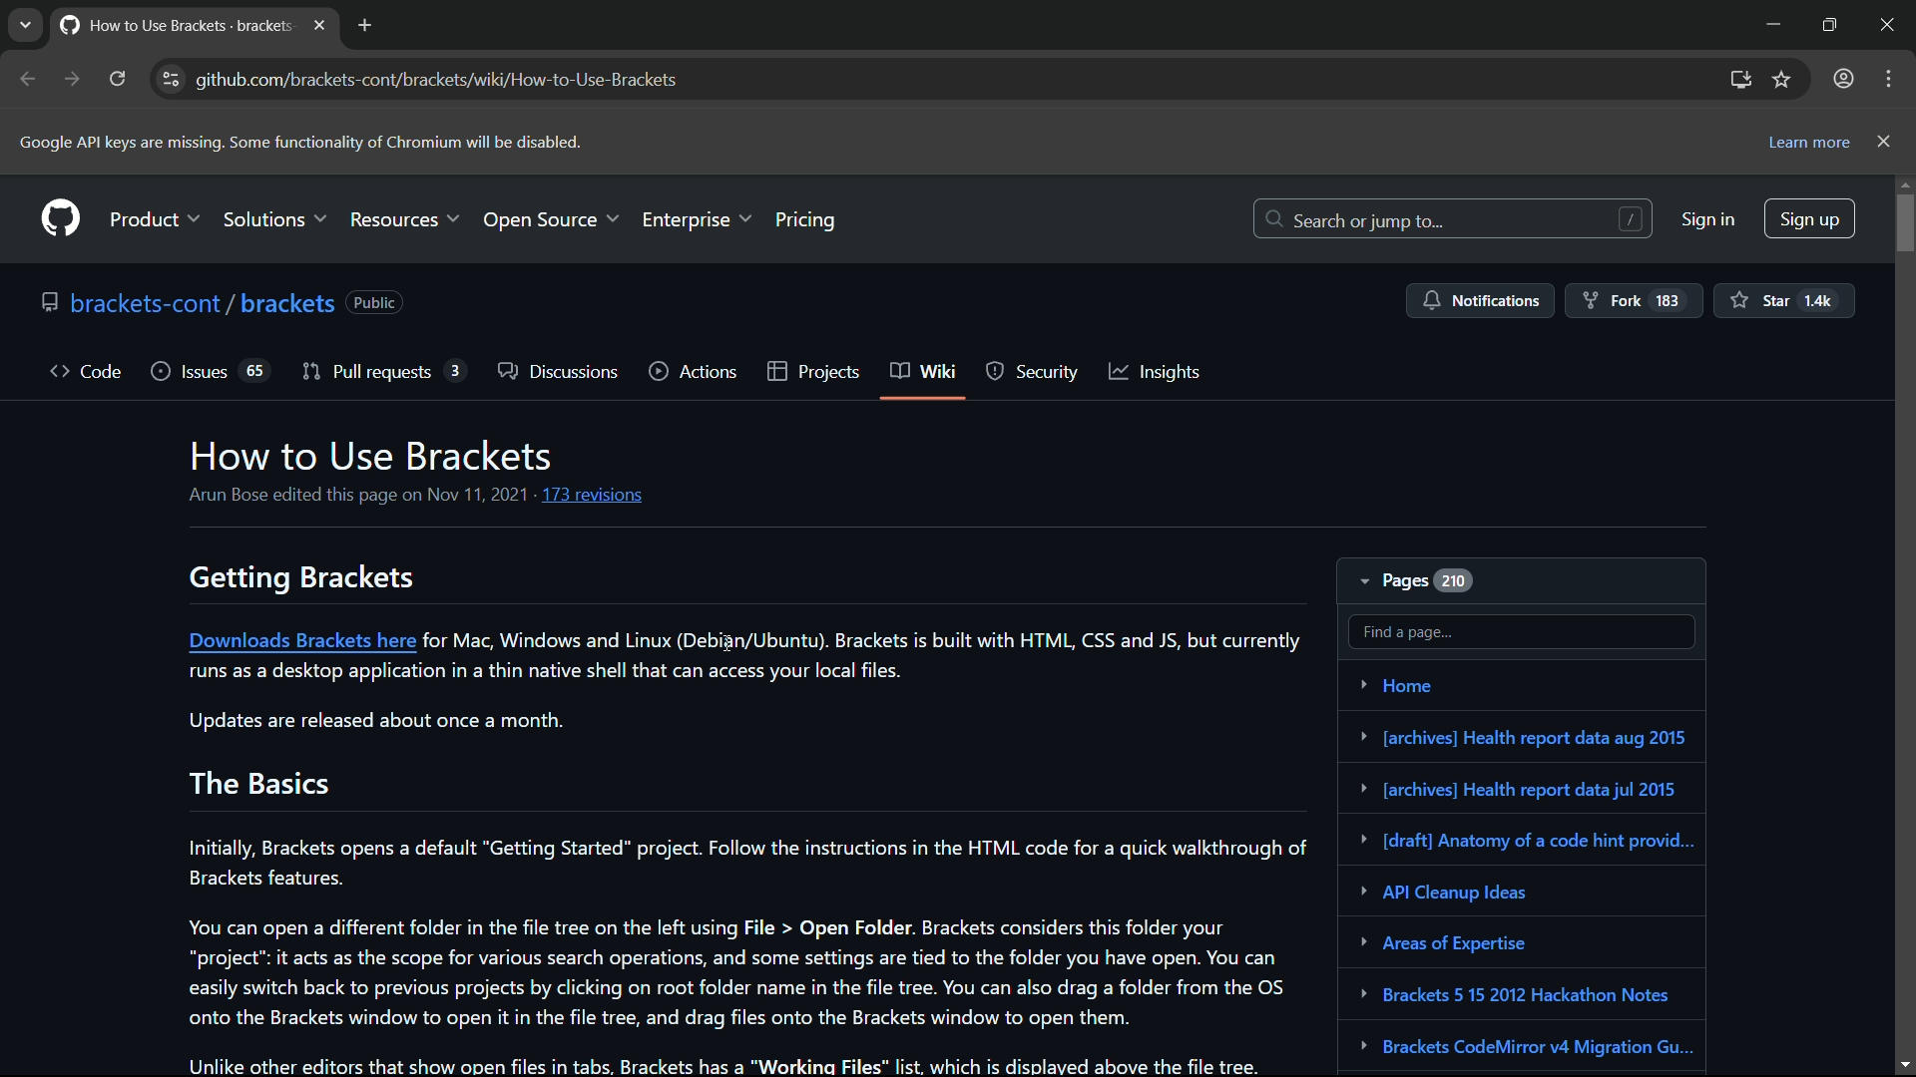 The image size is (1916, 1077). What do you see at coordinates (276, 217) in the screenshot?
I see `solutions` at bounding box center [276, 217].